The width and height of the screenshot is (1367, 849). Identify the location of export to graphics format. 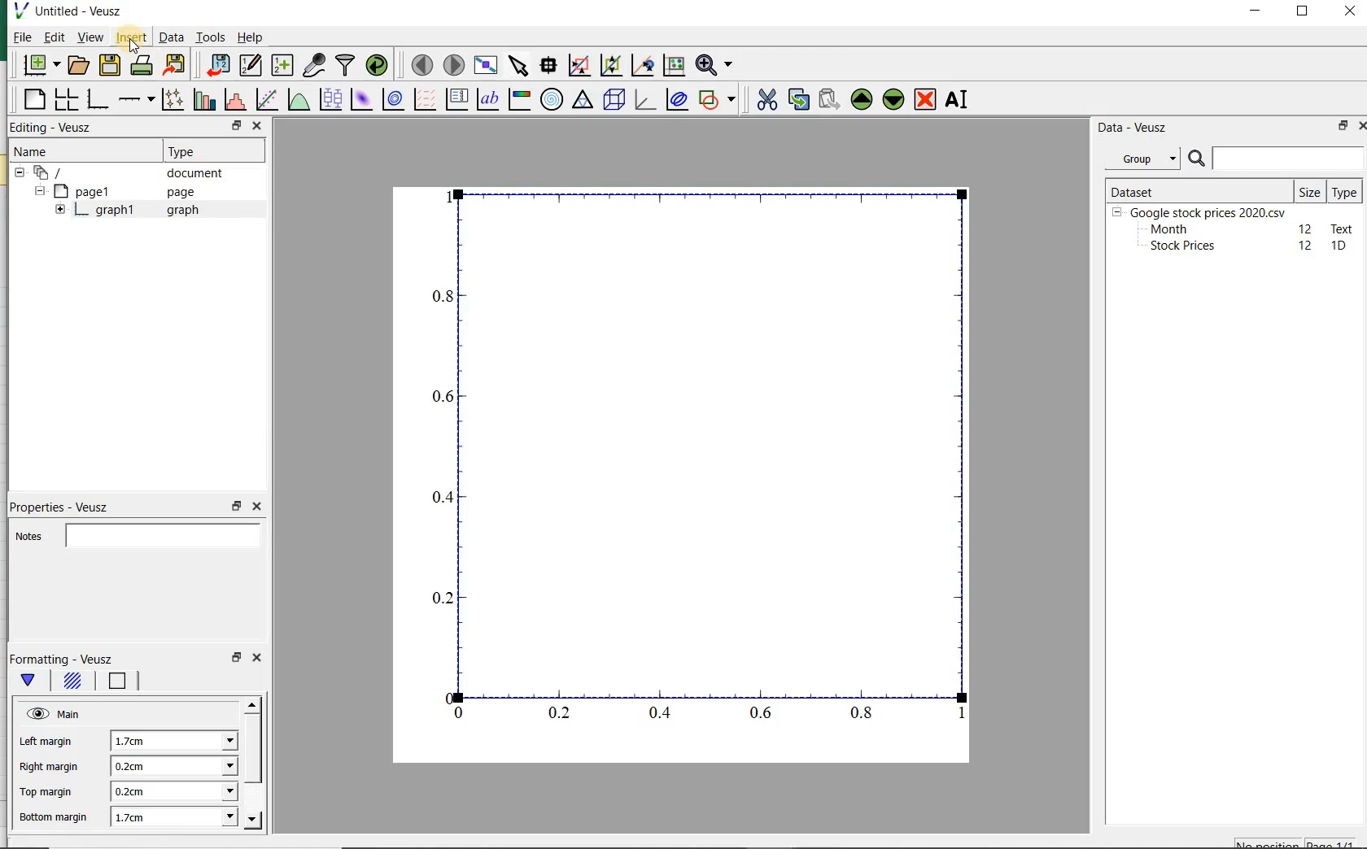
(175, 66).